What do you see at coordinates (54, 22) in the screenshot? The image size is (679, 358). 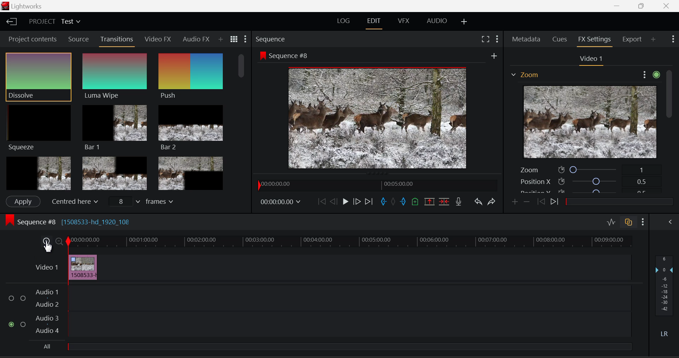 I see `Project Title` at bounding box center [54, 22].